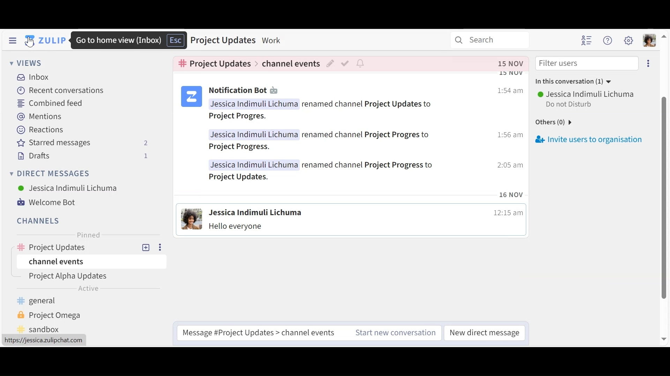  Describe the element at coordinates (71, 276) in the screenshot. I see `Project Alpha Updates` at that location.